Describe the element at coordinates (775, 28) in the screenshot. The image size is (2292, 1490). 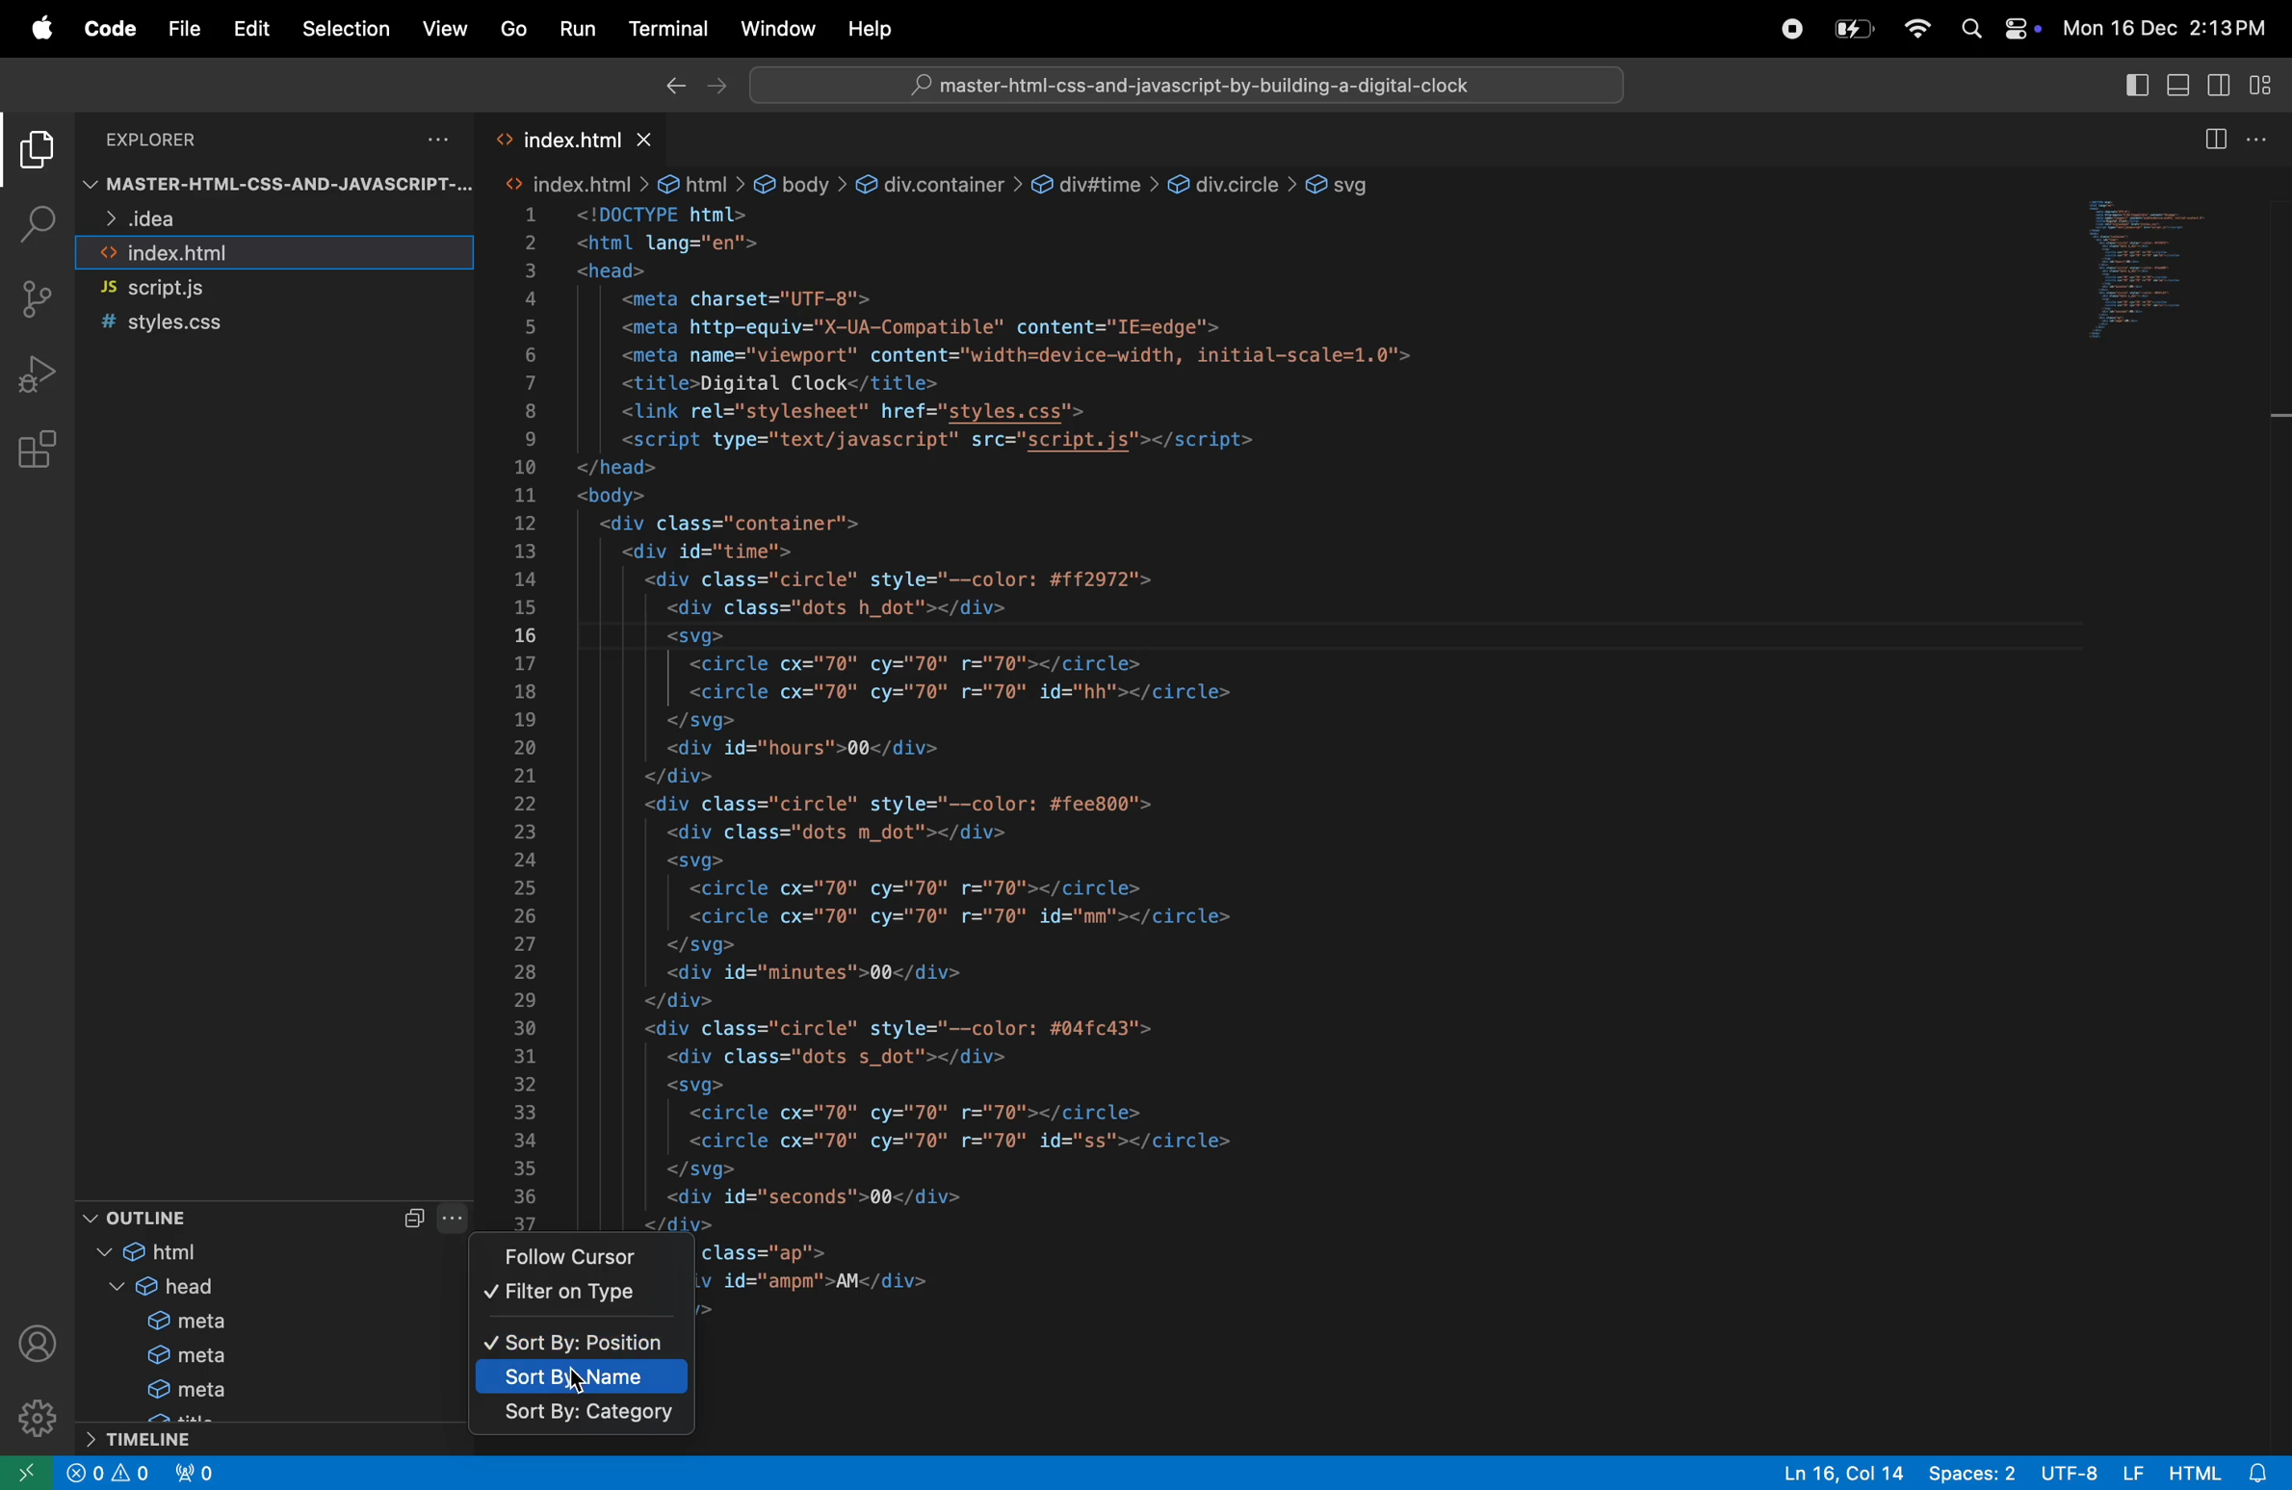
I see `window` at that location.